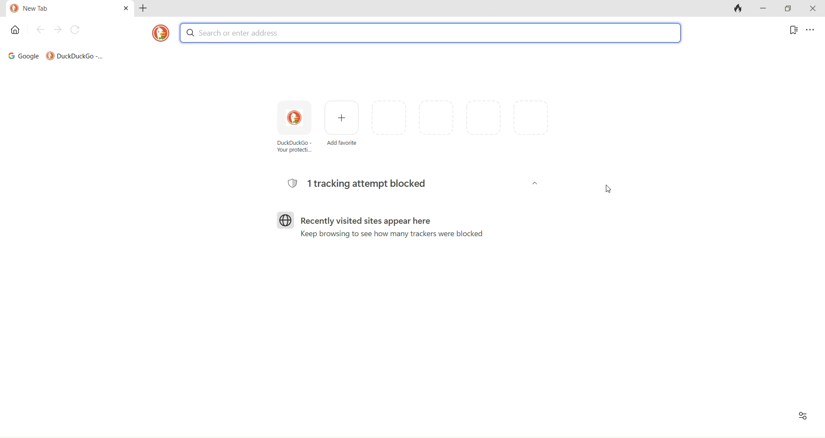 The width and height of the screenshot is (825, 438). What do you see at coordinates (123, 10) in the screenshot?
I see `close tab` at bounding box center [123, 10].